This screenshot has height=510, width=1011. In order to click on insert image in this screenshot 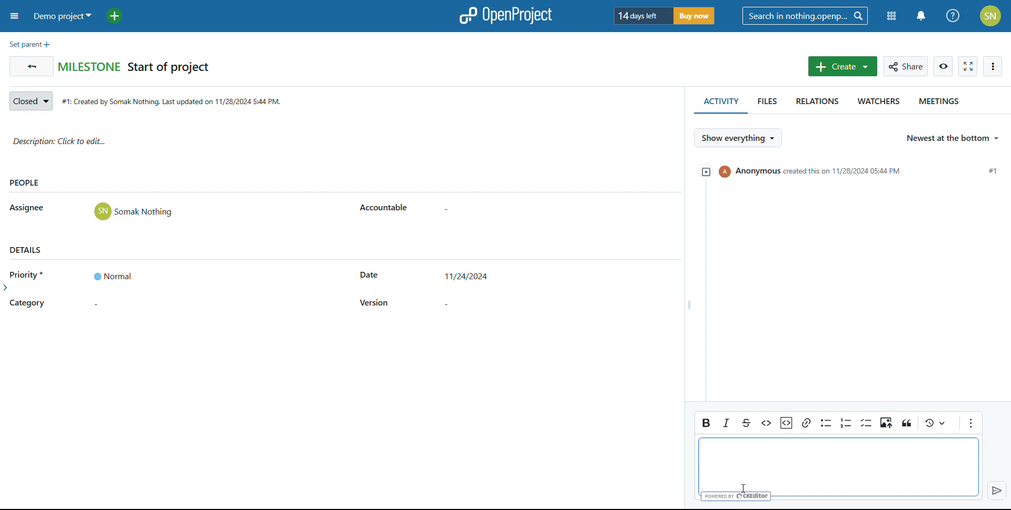, I will do `click(887, 423)`.